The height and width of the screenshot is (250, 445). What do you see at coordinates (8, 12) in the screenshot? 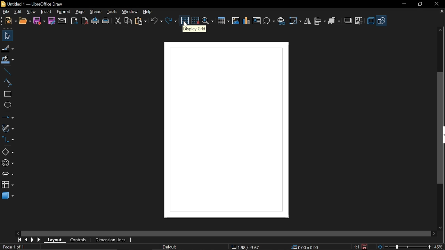
I see `file` at bounding box center [8, 12].